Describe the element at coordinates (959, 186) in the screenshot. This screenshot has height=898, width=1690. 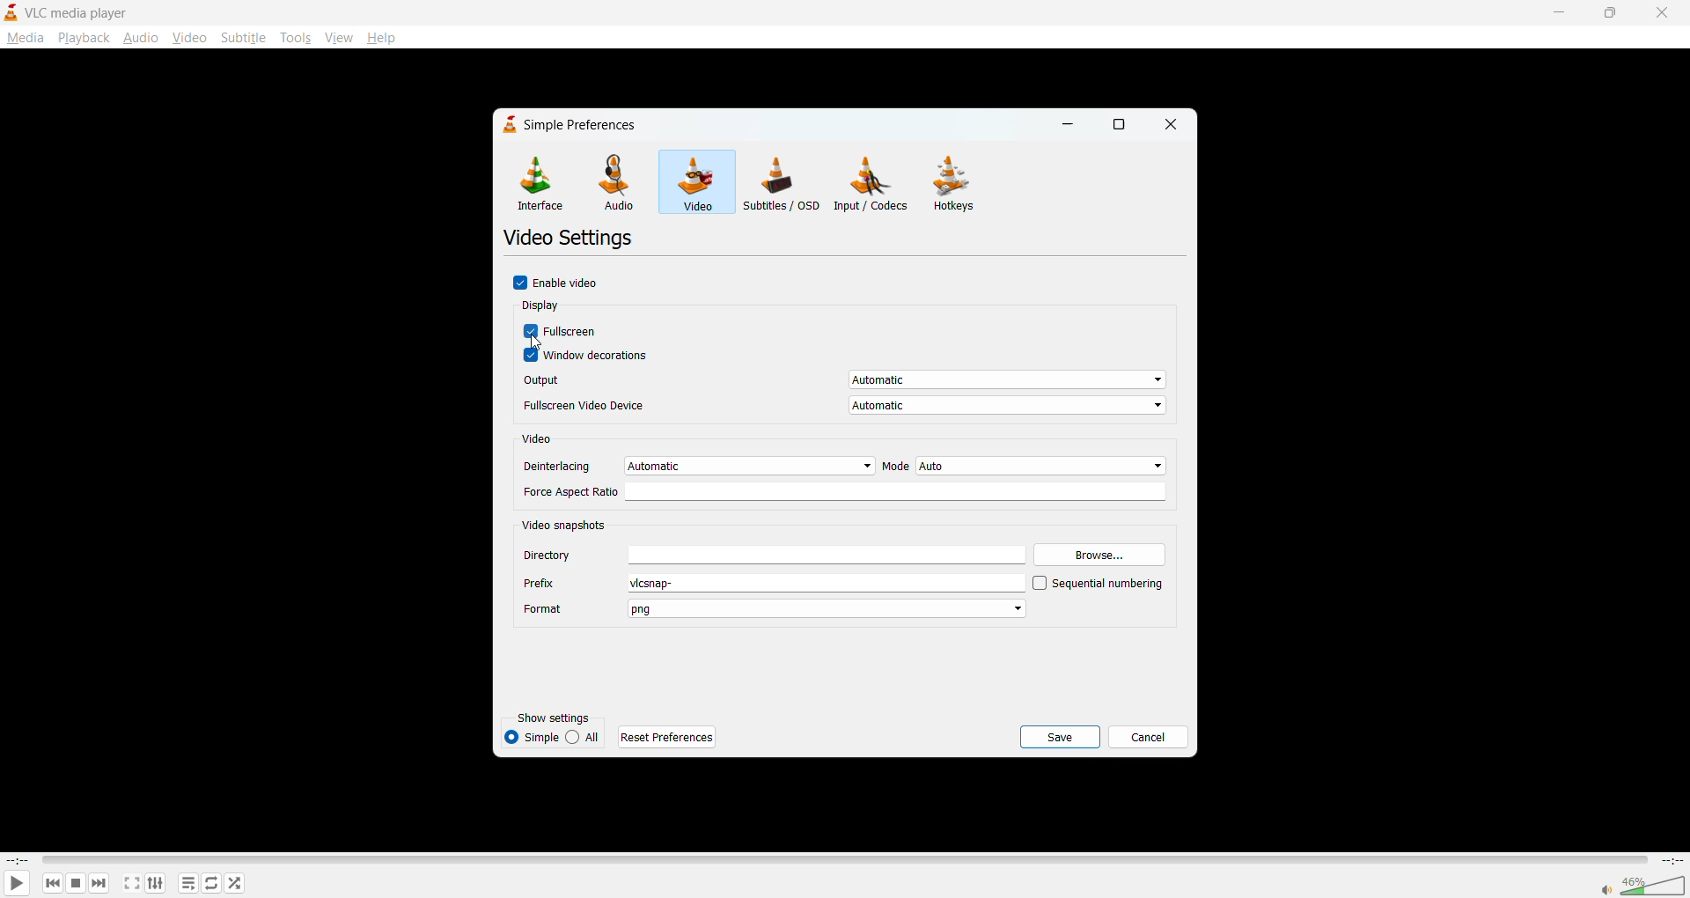
I see `hotkeys` at that location.